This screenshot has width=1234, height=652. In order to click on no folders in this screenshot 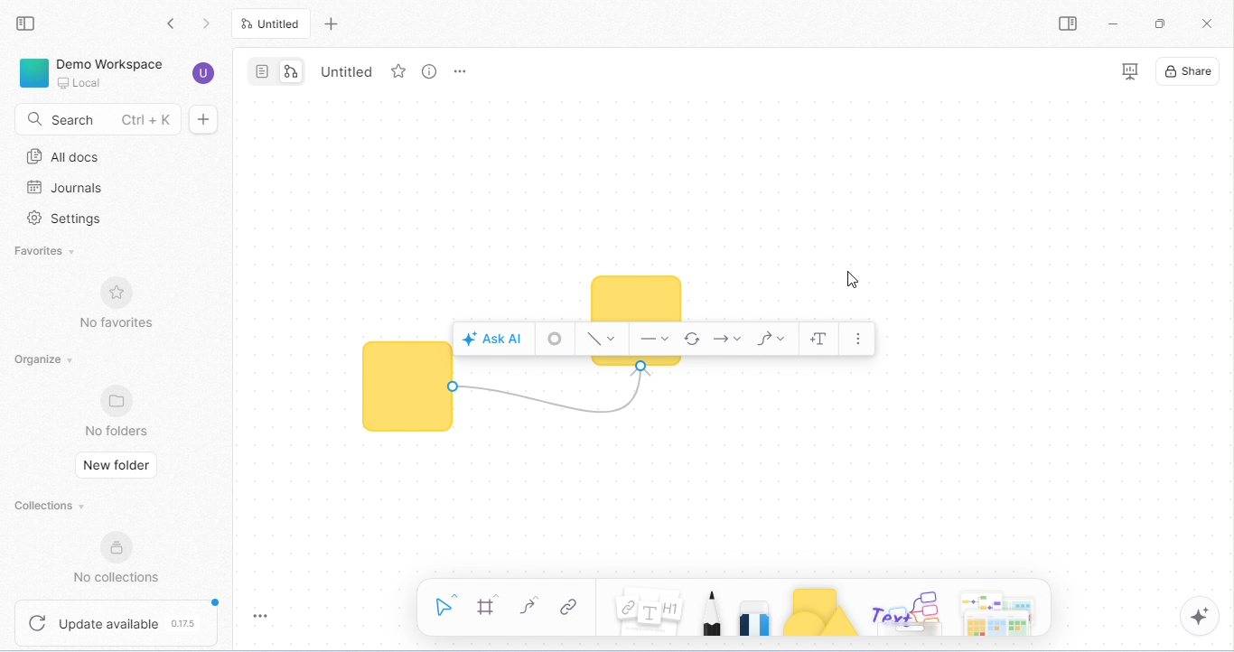, I will do `click(119, 411)`.